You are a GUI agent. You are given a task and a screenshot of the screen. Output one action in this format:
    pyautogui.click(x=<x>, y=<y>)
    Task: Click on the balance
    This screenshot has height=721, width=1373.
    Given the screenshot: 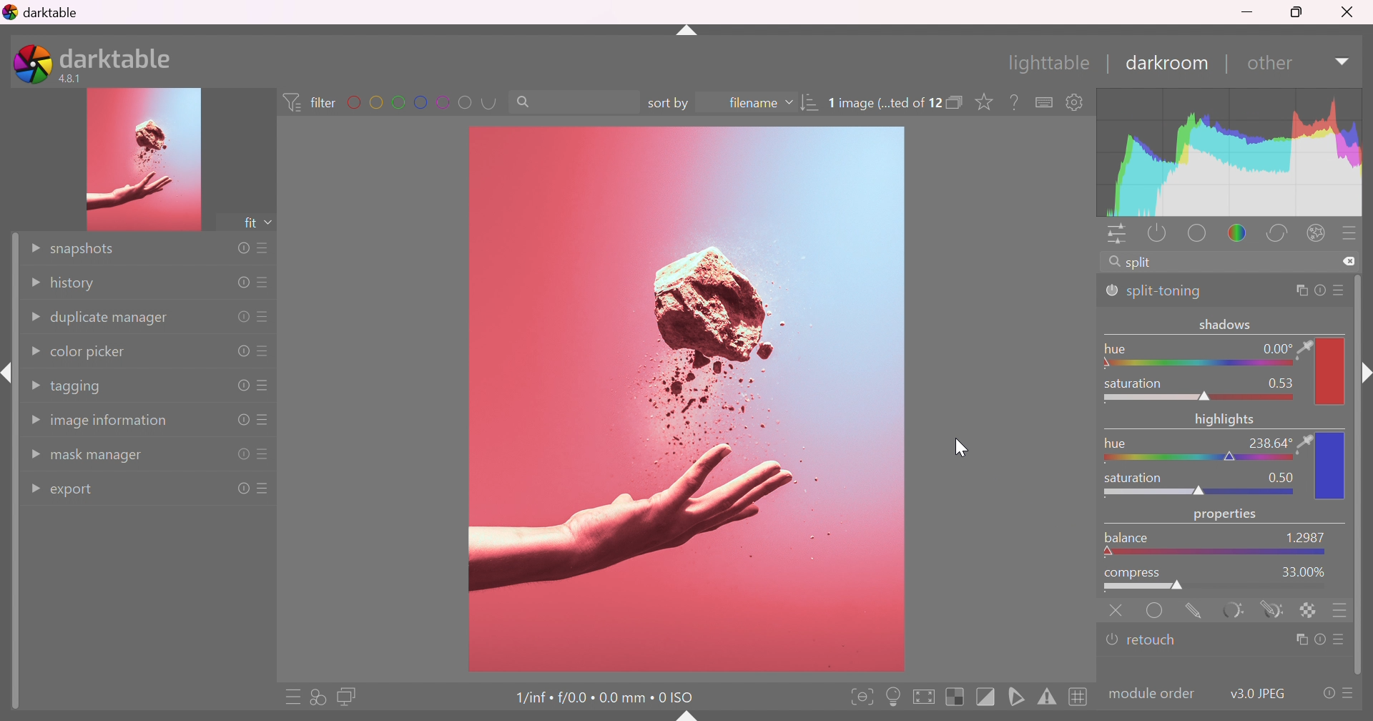 What is the action you would take?
    pyautogui.click(x=1126, y=536)
    